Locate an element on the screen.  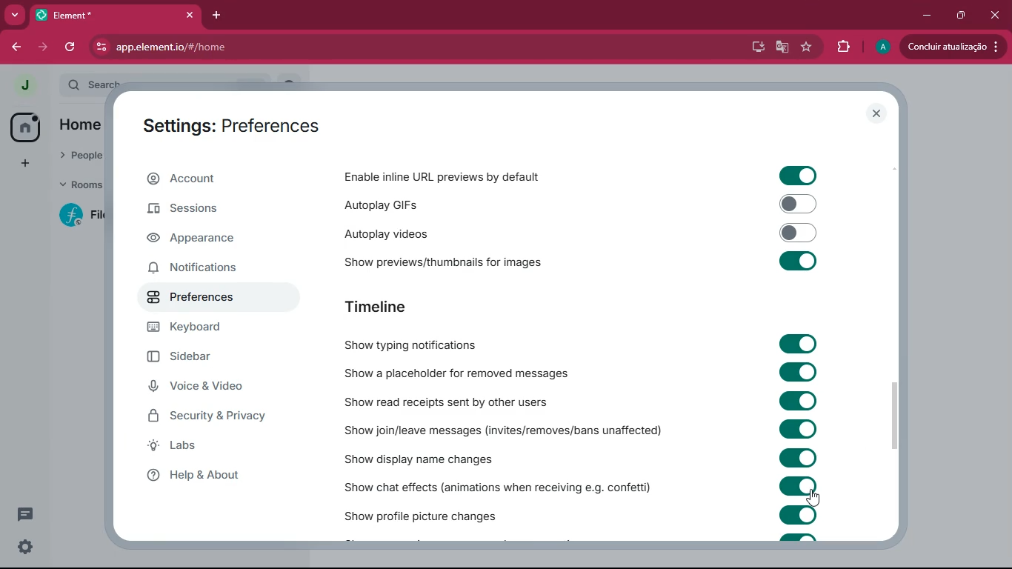
minimize is located at coordinates (923, 16).